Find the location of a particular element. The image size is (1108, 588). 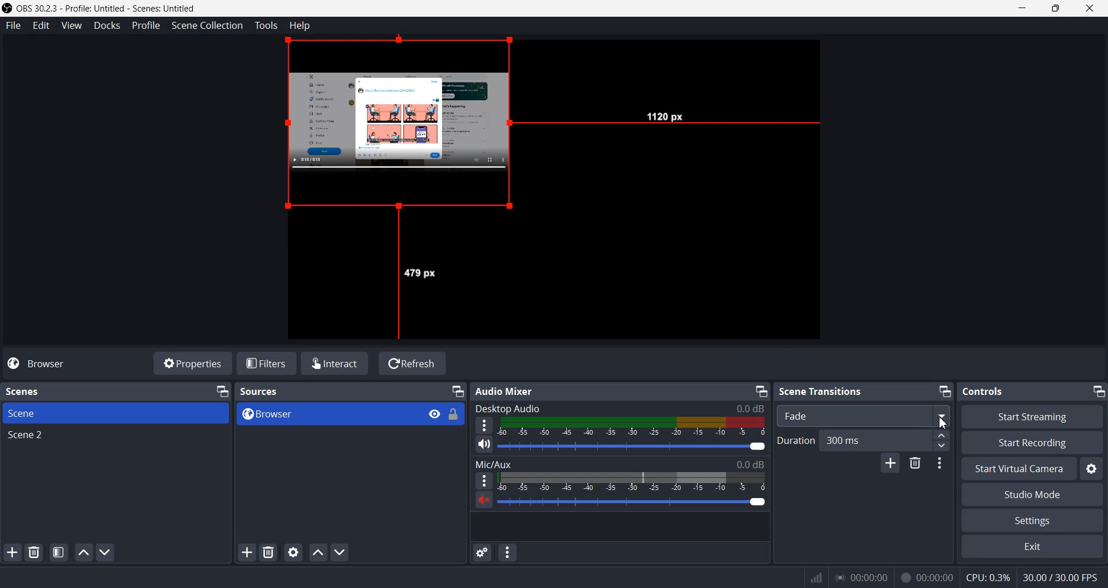

Open source properties is located at coordinates (293, 552).